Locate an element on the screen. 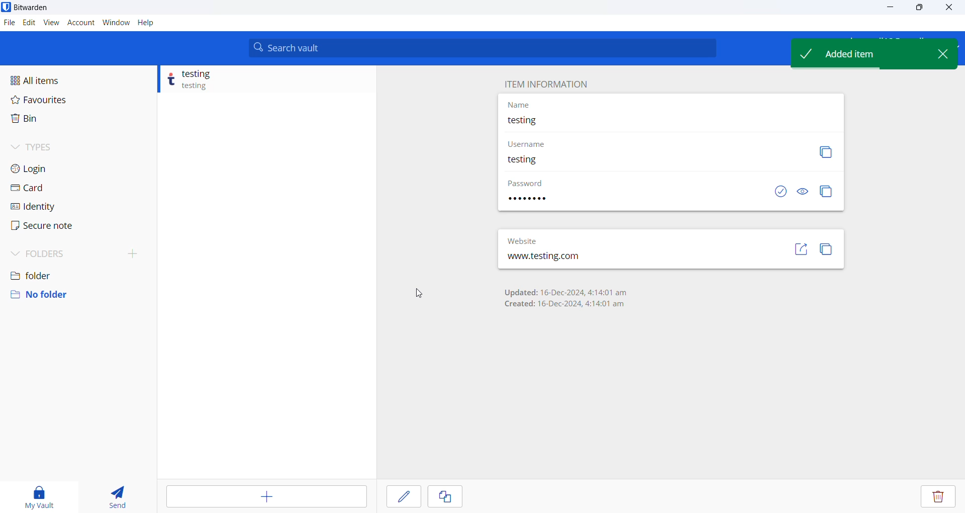 The height and width of the screenshot is (513, 965). secure note is located at coordinates (51, 226).